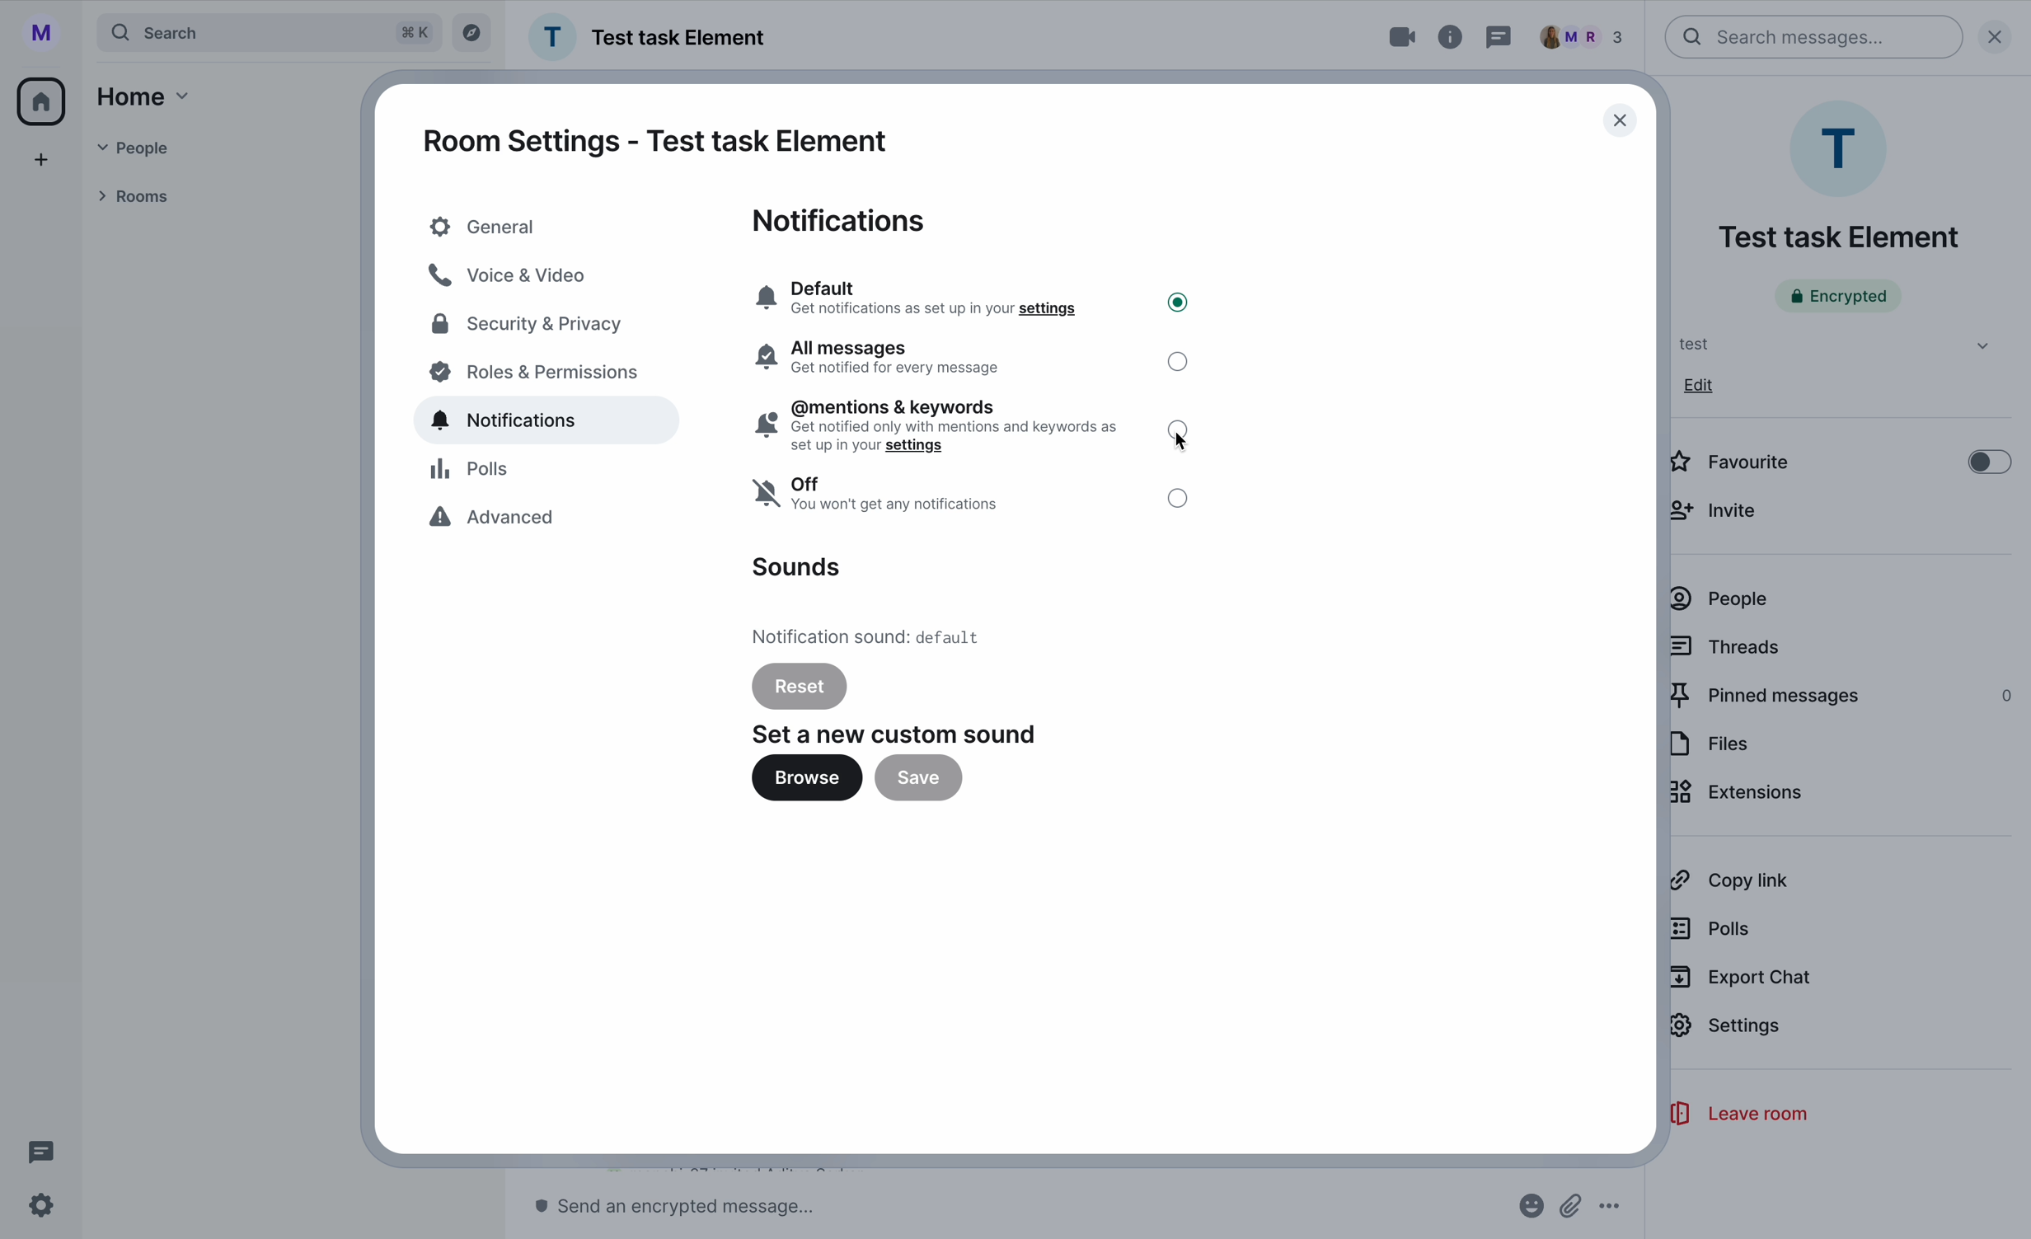 The image size is (2031, 1239). What do you see at coordinates (651, 37) in the screenshot?
I see `name group` at bounding box center [651, 37].